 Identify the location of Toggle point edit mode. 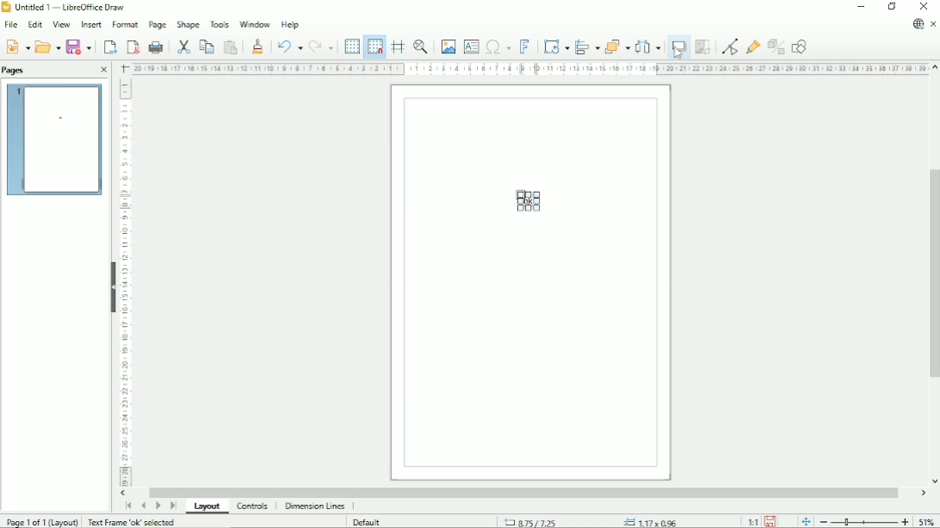
(730, 47).